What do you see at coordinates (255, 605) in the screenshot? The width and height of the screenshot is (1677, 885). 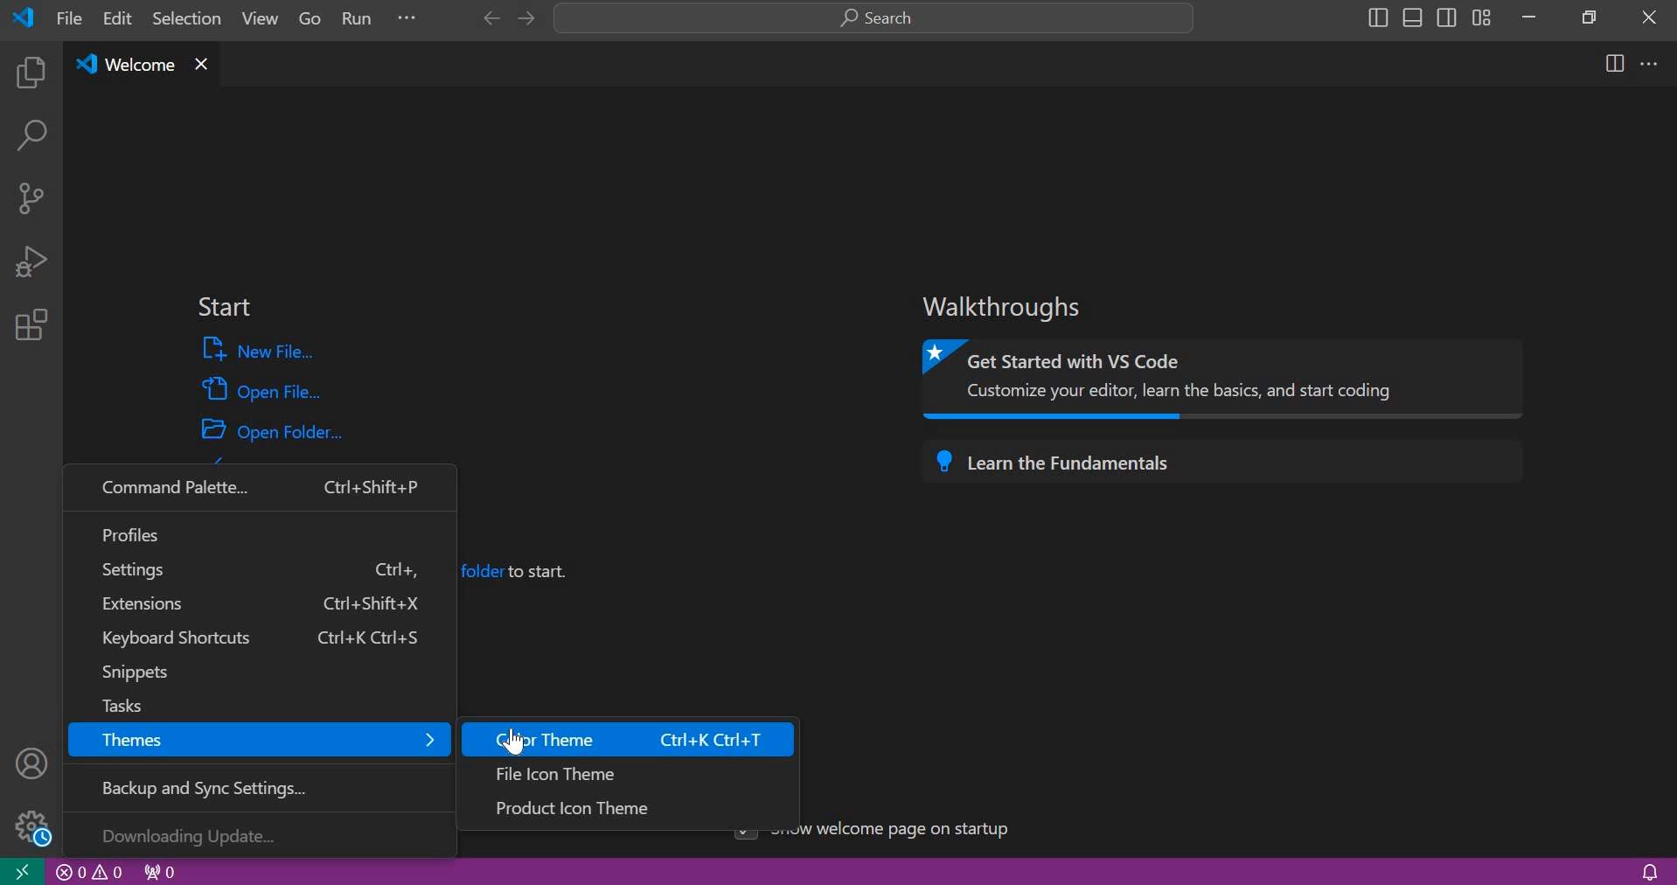 I see `extensions` at bounding box center [255, 605].